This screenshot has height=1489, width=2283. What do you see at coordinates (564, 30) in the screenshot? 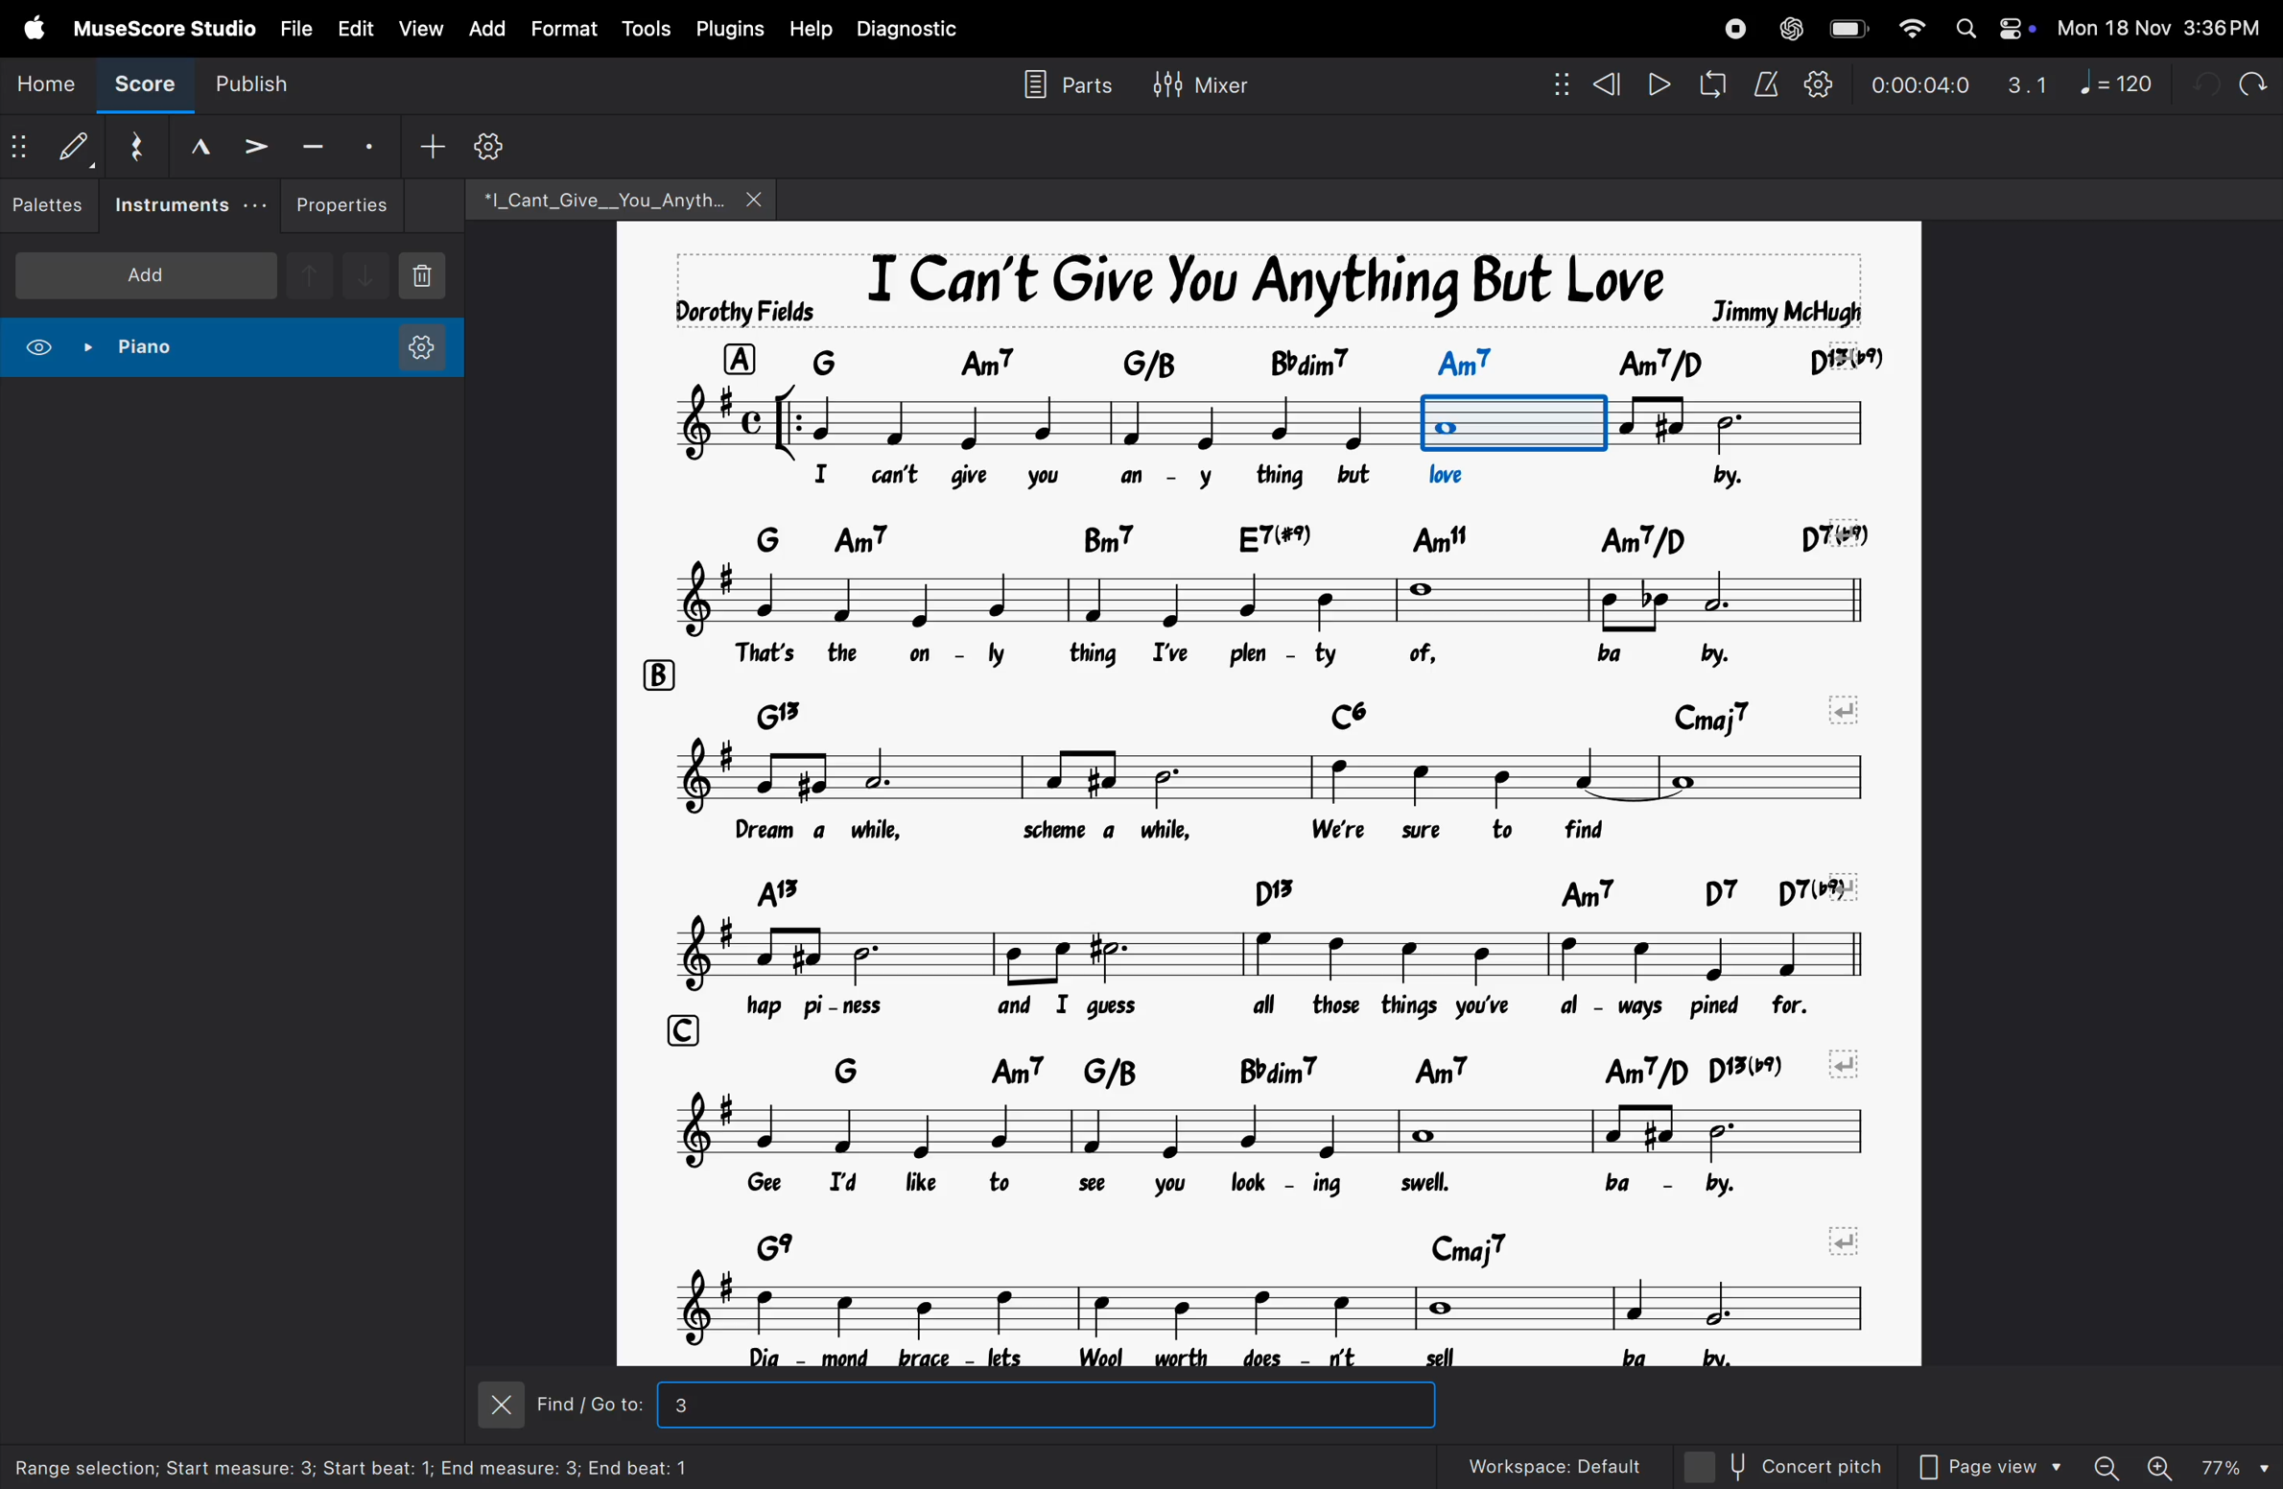
I see `format` at bounding box center [564, 30].